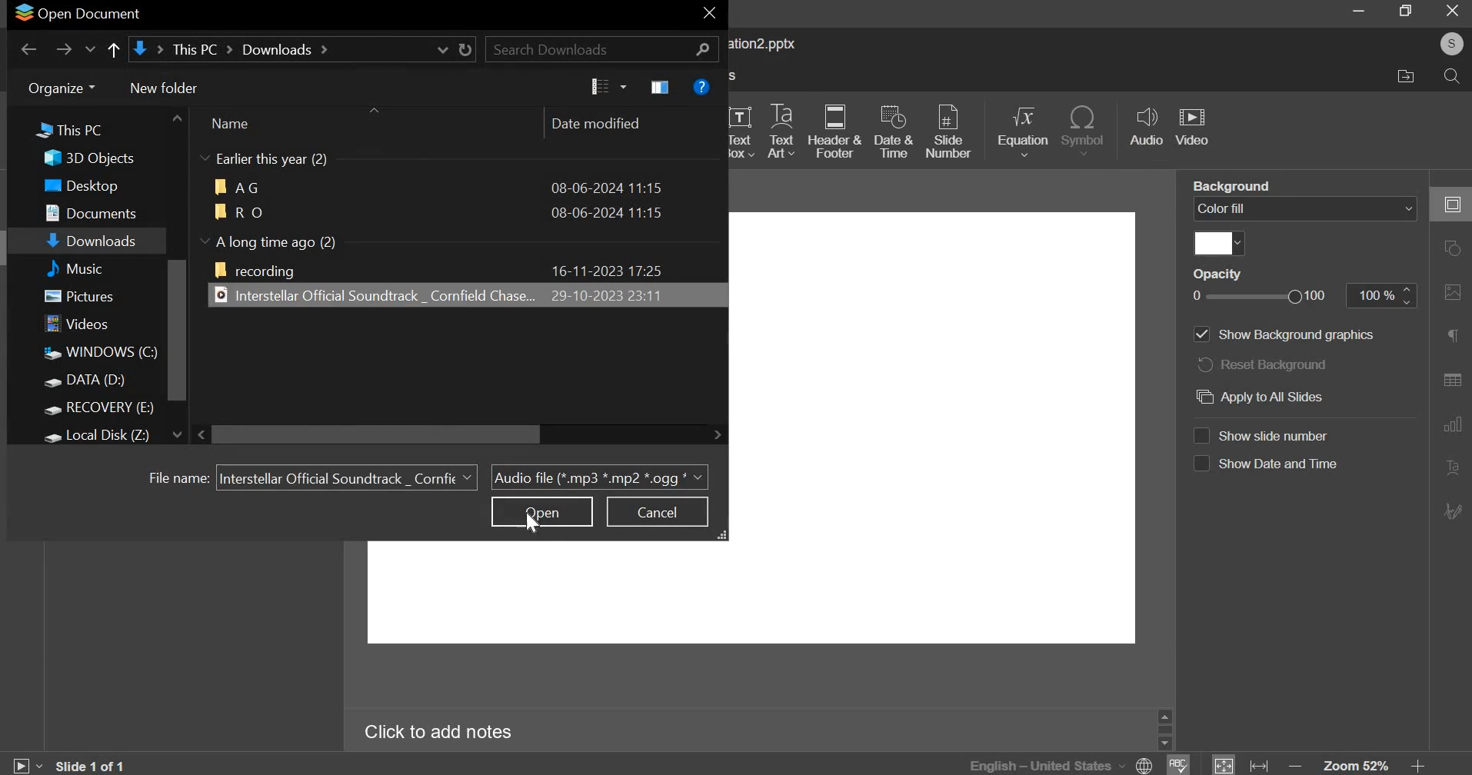 This screenshot has height=775, width=1472. I want to click on shape settings, so click(1452, 247).